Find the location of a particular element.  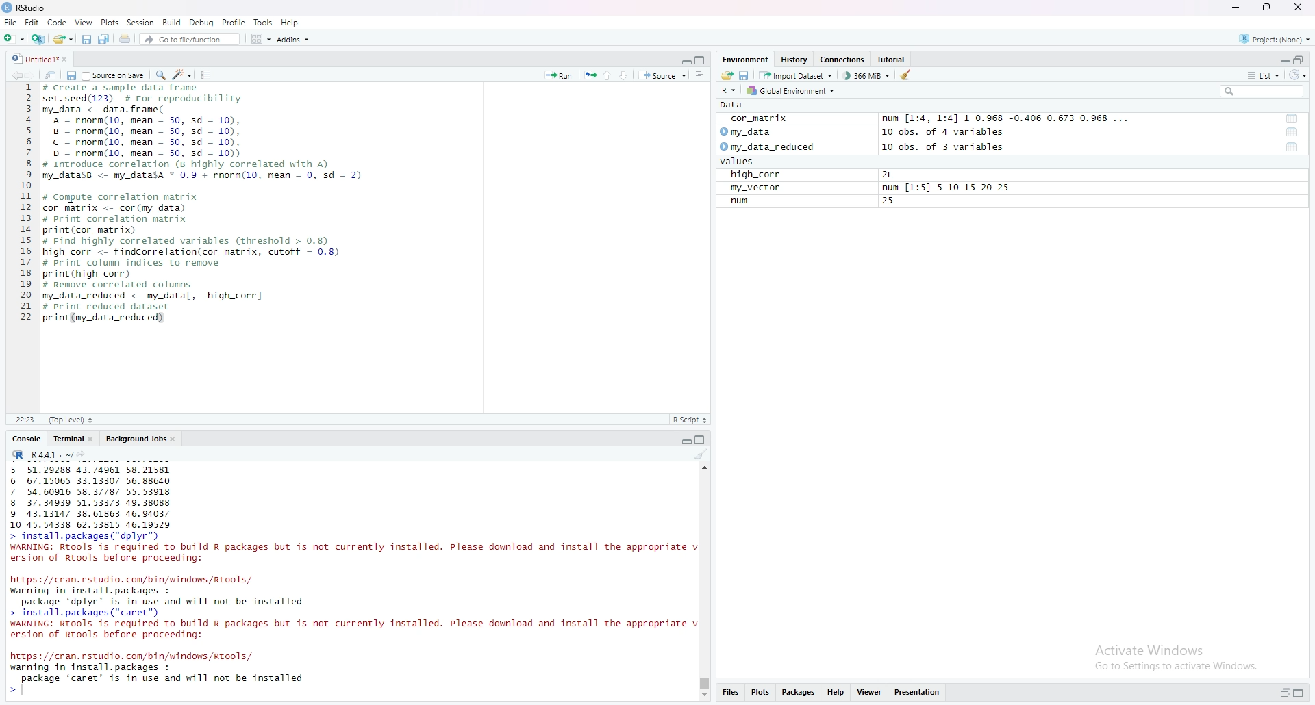

share is located at coordinates (125, 38).